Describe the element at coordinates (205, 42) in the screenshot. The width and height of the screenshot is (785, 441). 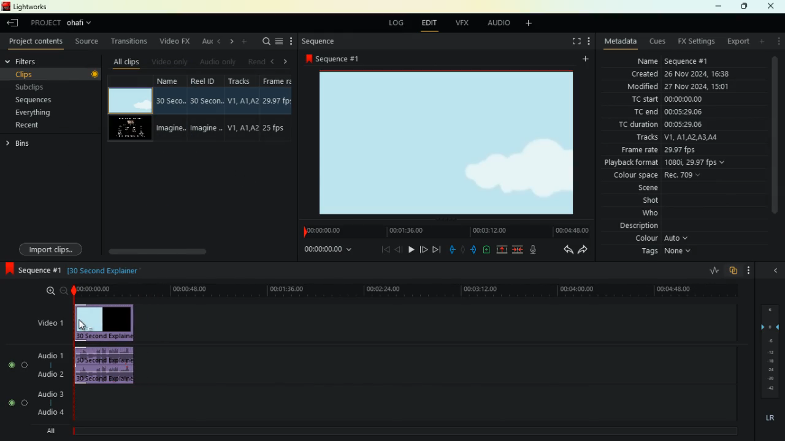
I see `au` at that location.